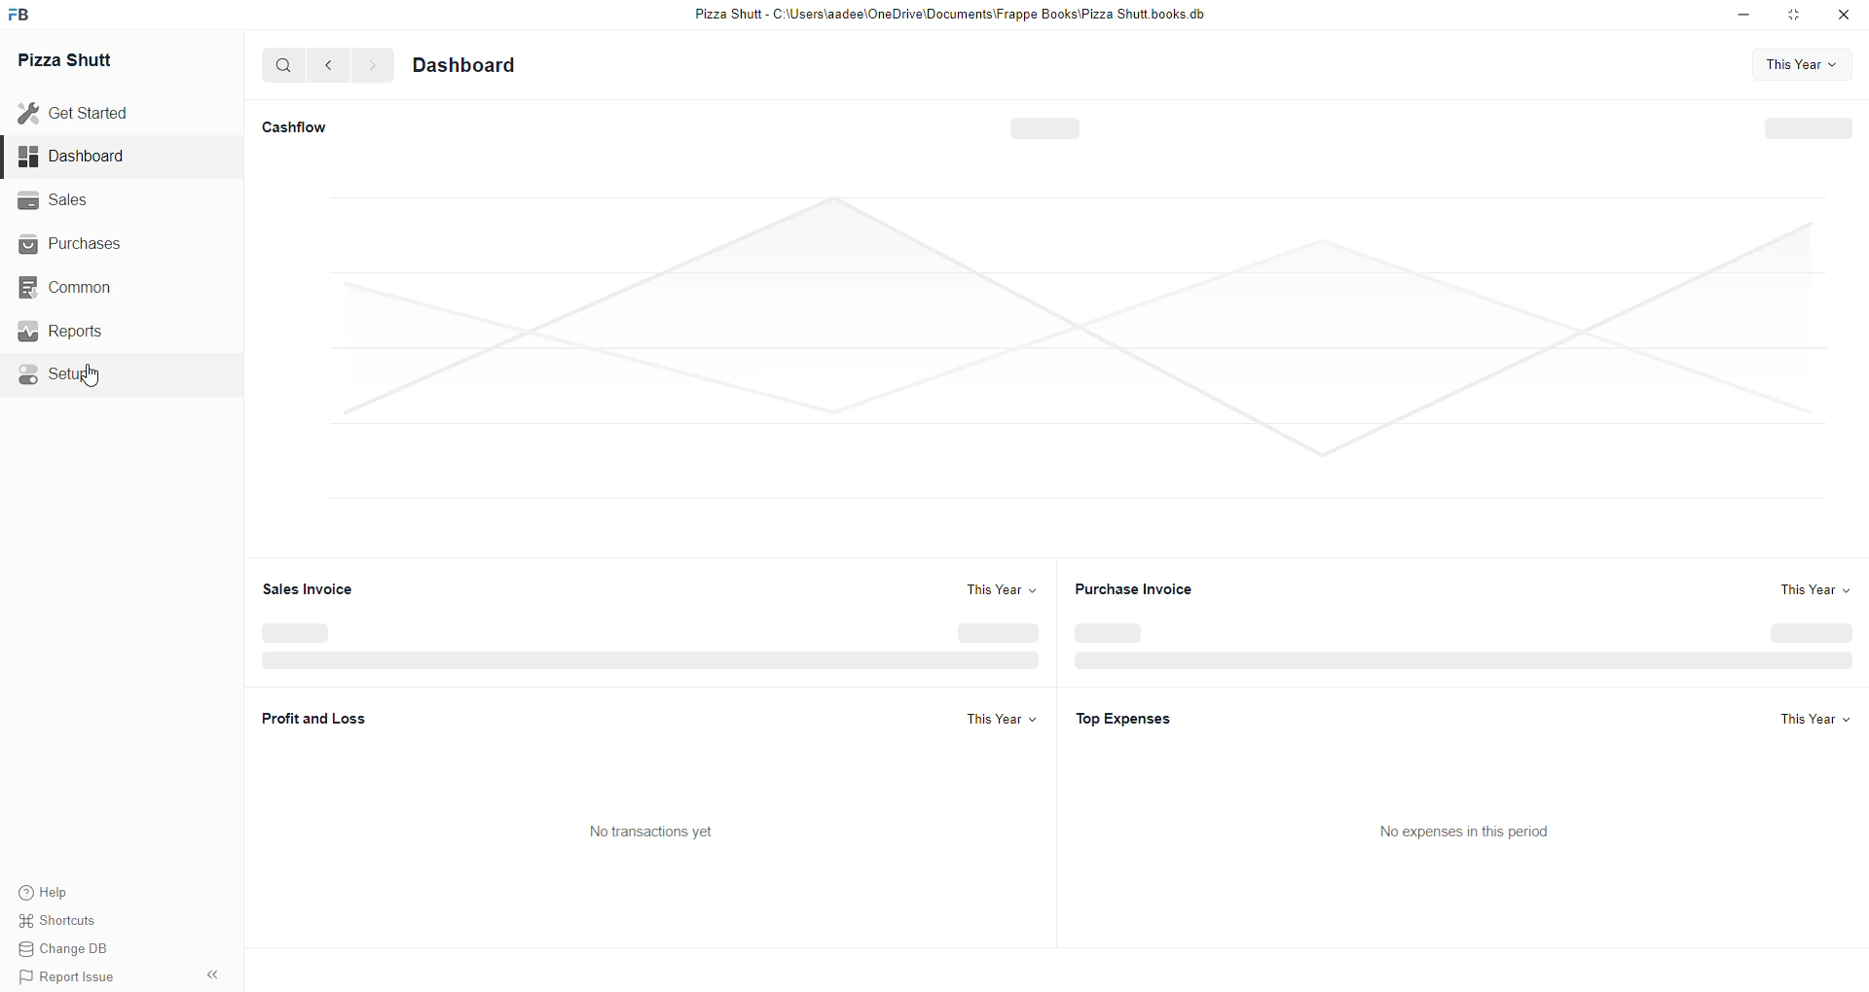 This screenshot has width=1869, height=992. I want to click on Frappe Book Logo, so click(28, 15).